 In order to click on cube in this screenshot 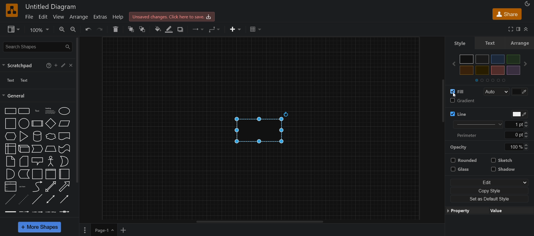, I will do `click(24, 149)`.